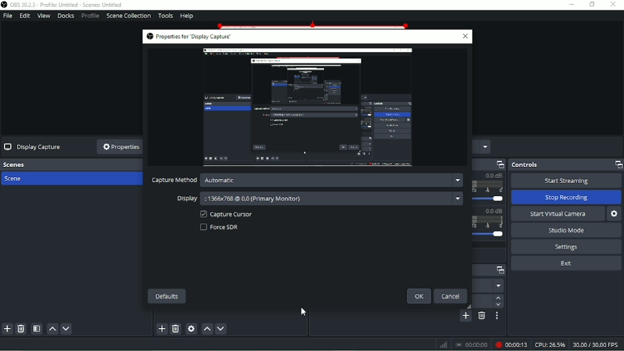 The height and width of the screenshot is (351, 624). What do you see at coordinates (615, 214) in the screenshot?
I see `Configure virtual camera` at bounding box center [615, 214].